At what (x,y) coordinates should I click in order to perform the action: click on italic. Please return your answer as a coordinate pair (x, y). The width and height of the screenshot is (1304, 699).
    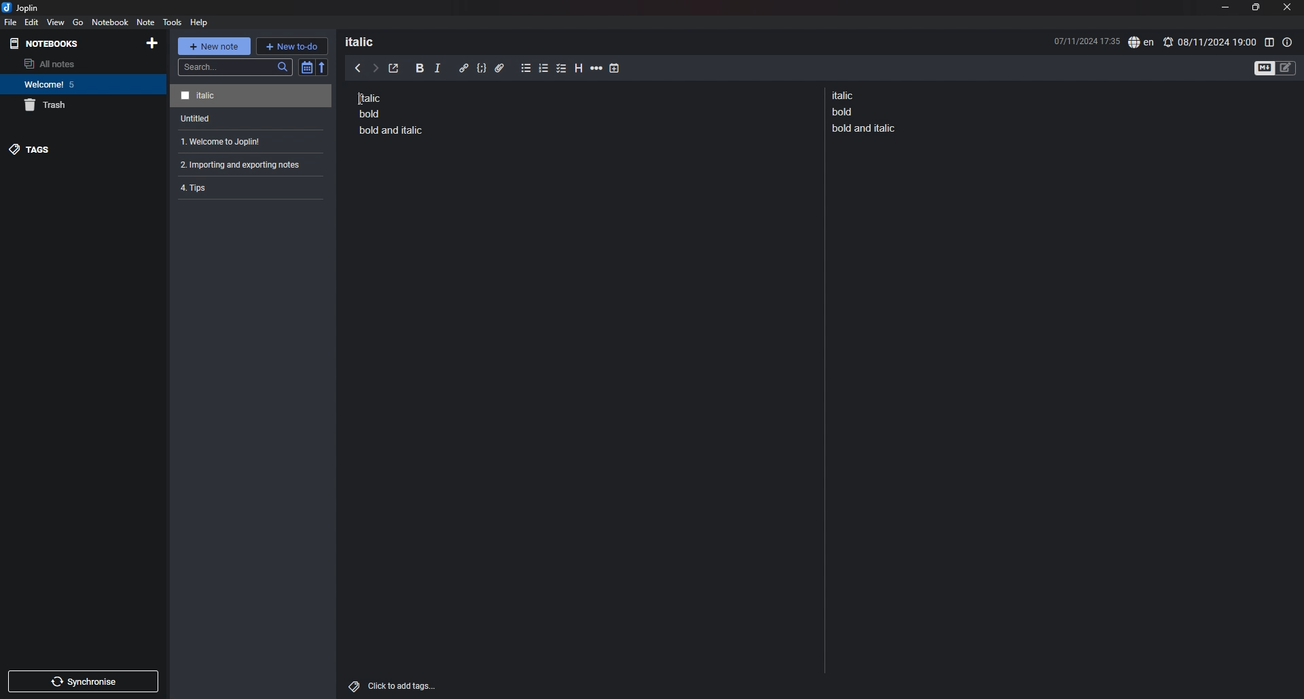
    Looking at the image, I should click on (437, 71).